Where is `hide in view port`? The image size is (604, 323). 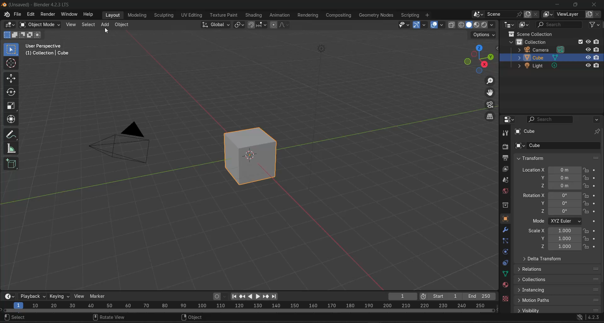 hide in view port is located at coordinates (587, 65).